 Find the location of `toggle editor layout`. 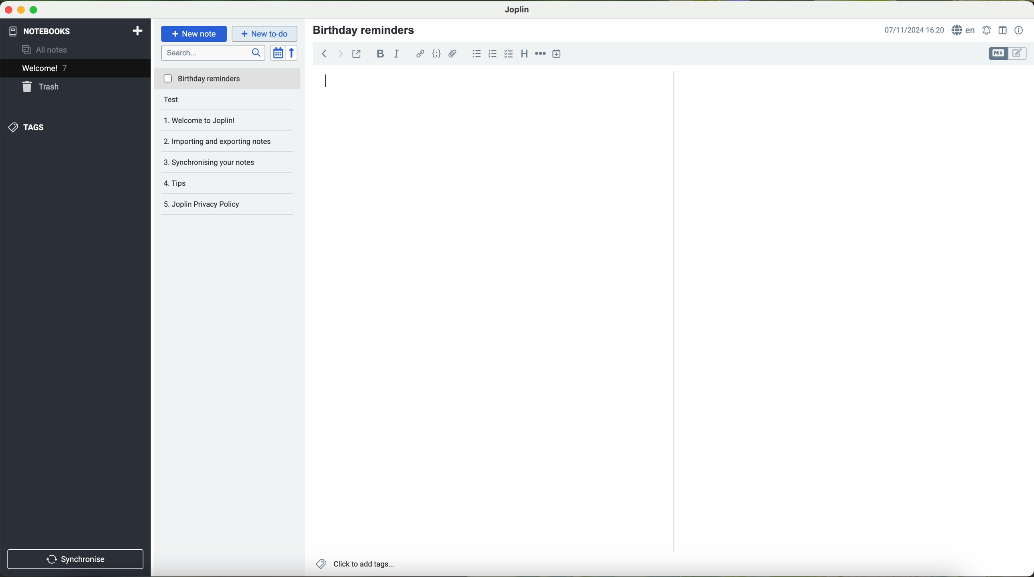

toggle editor layout is located at coordinates (1002, 31).